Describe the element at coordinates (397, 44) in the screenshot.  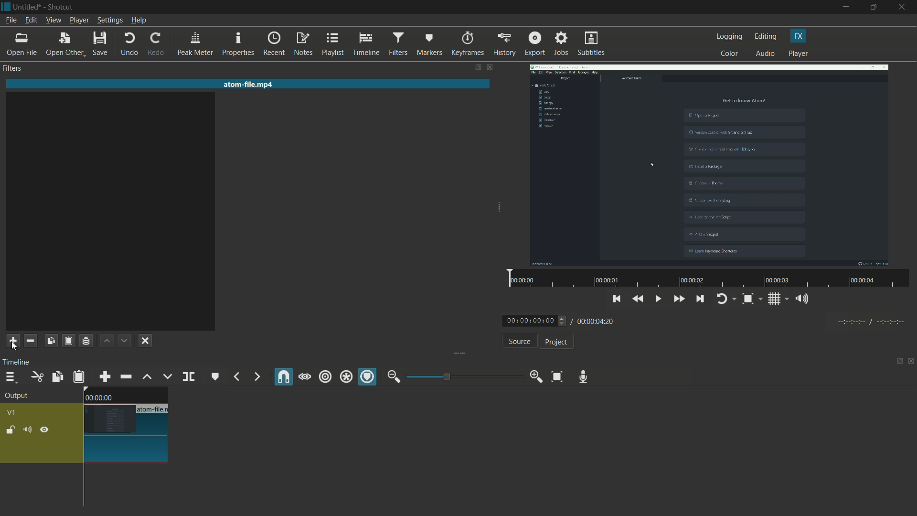
I see `filters` at that location.